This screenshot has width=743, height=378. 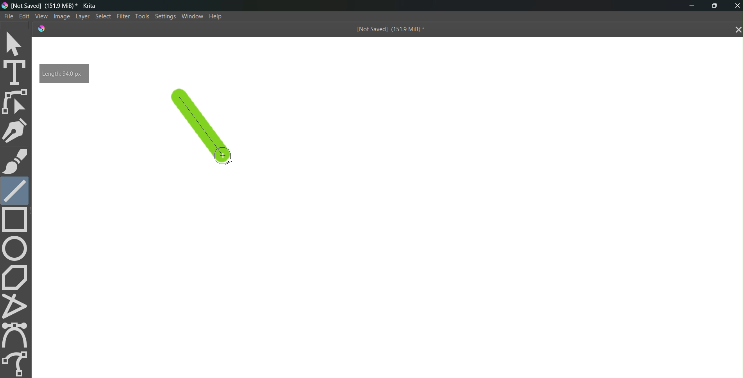 What do you see at coordinates (8, 16) in the screenshot?
I see `File` at bounding box center [8, 16].